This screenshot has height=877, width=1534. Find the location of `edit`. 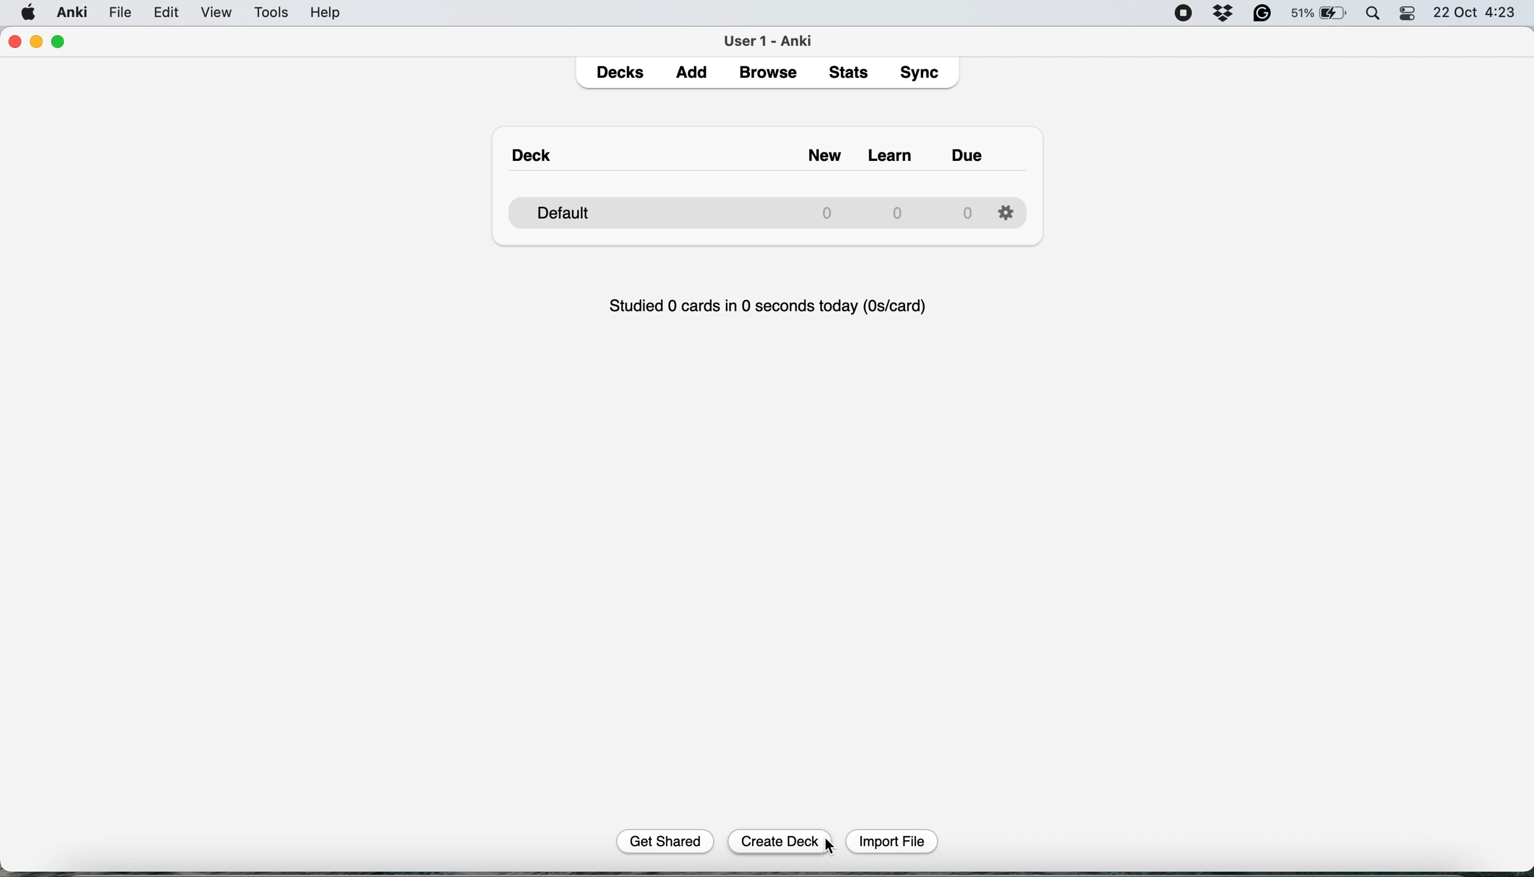

edit is located at coordinates (167, 14).